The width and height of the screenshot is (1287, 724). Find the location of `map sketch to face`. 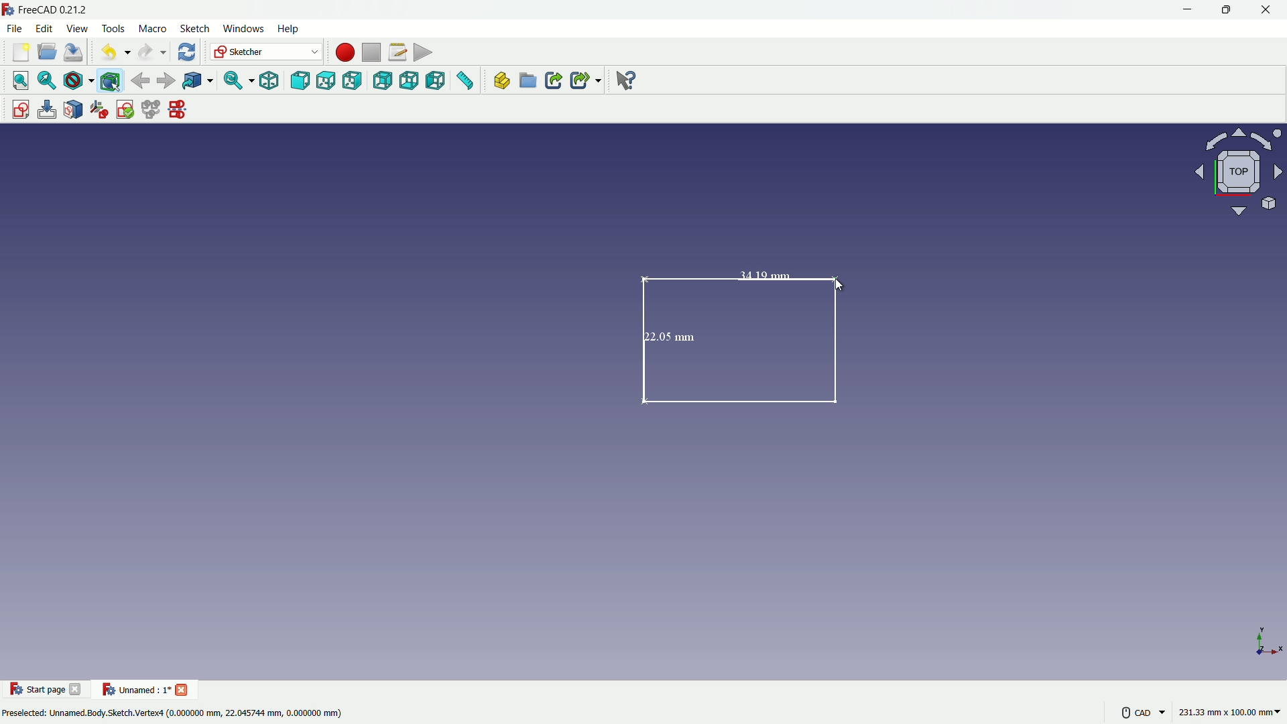

map sketch to face is located at coordinates (74, 109).